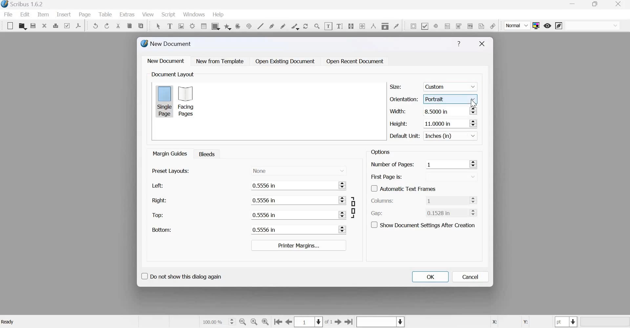 The width and height of the screenshot is (630, 328). Describe the element at coordinates (349, 321) in the screenshot. I see `Go to the last page` at that location.